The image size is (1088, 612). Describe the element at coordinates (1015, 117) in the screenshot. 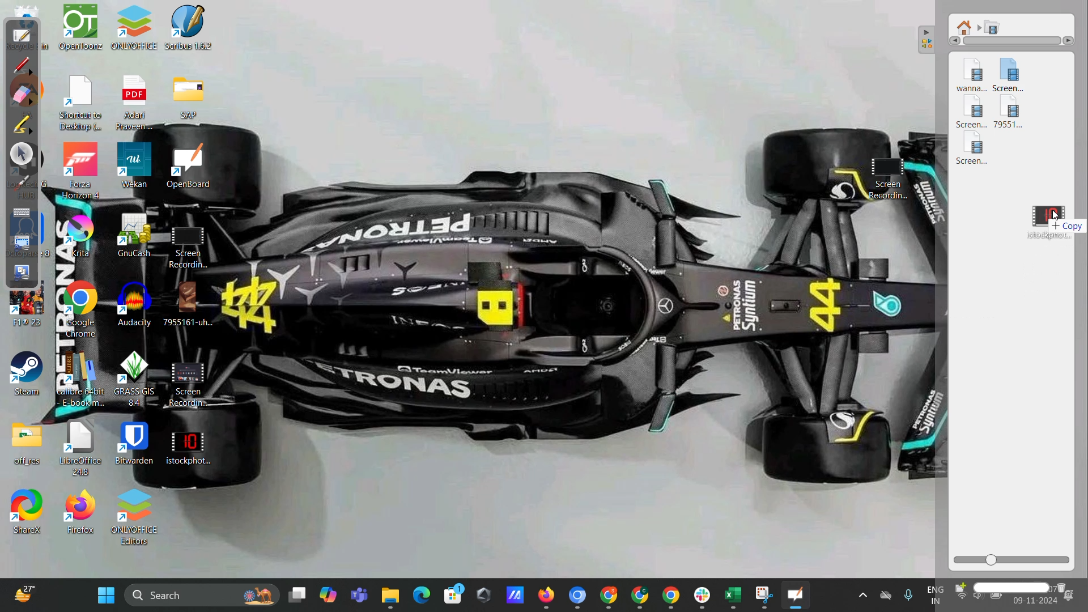

I see `video 4` at that location.